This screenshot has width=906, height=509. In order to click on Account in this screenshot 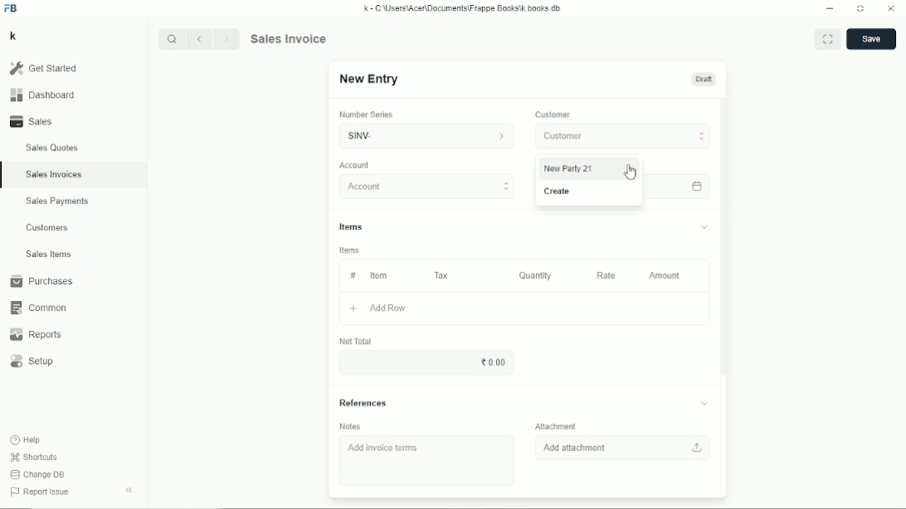, I will do `click(355, 165)`.